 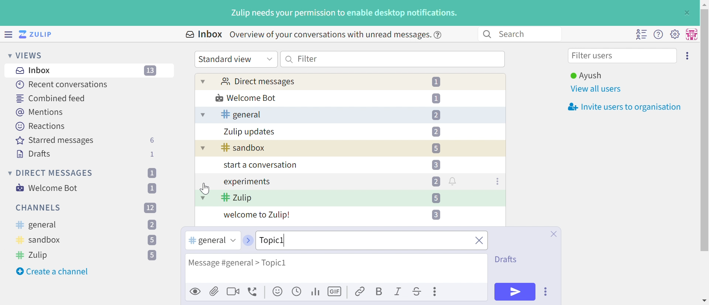 What do you see at coordinates (436, 181) in the screenshot?
I see `2` at bounding box center [436, 181].